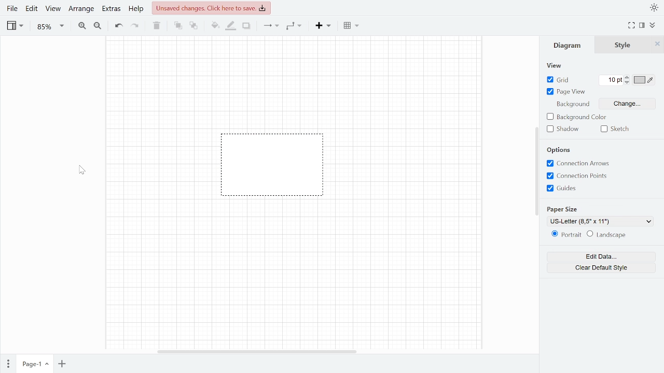 The height and width of the screenshot is (373, 664). Describe the element at coordinates (136, 9) in the screenshot. I see `Help` at that location.